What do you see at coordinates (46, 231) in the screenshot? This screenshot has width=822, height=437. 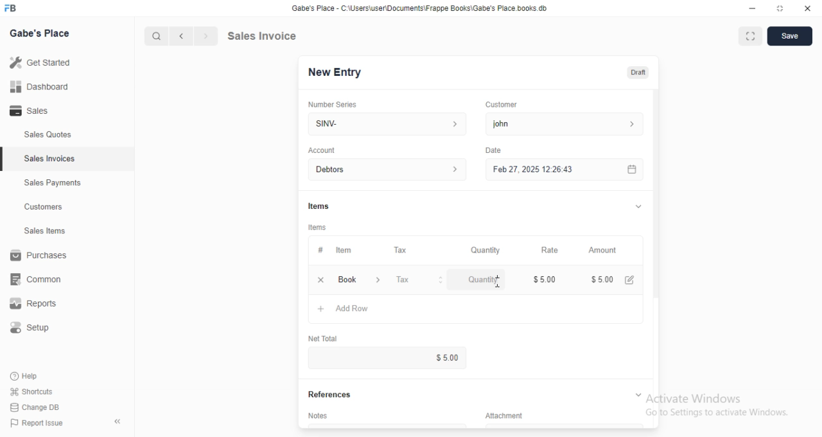 I see `Sales tems` at bounding box center [46, 231].